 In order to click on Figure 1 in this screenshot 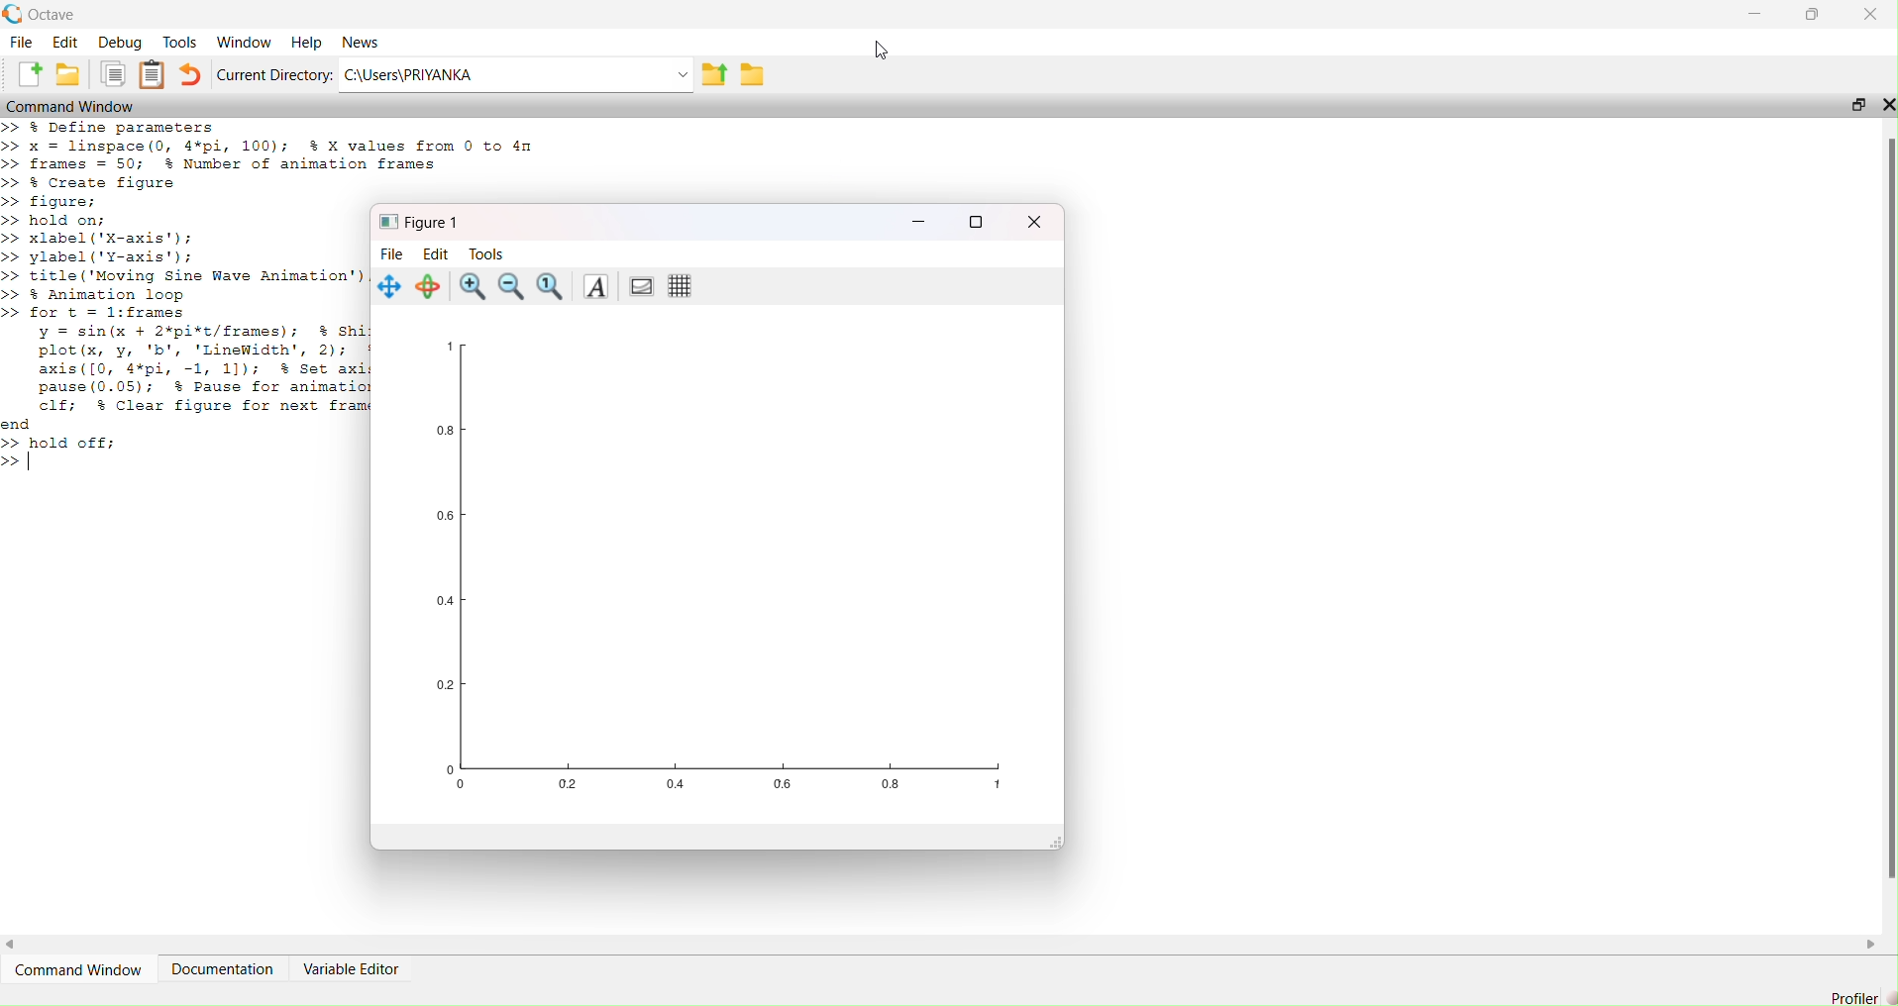, I will do `click(424, 222)`.